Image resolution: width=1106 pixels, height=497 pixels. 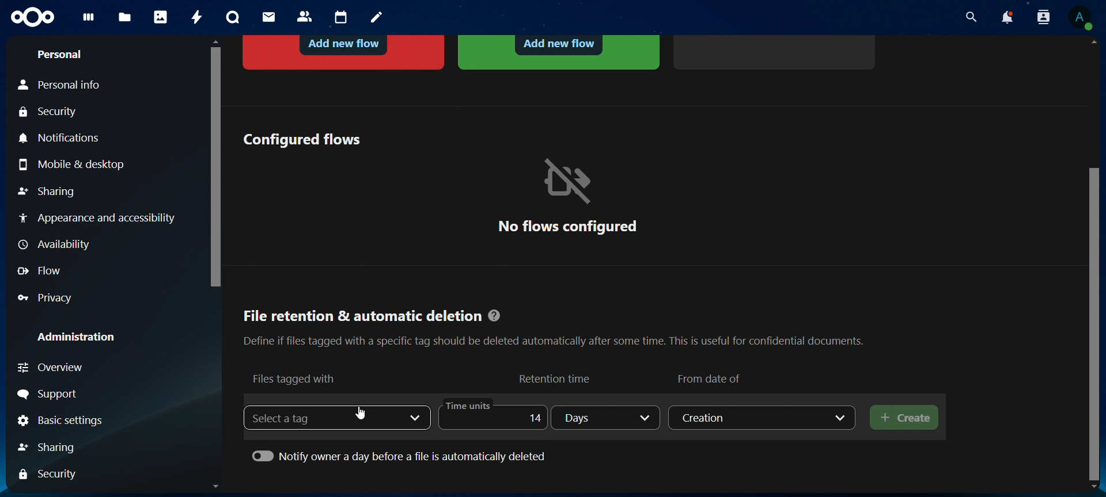 I want to click on personal info, so click(x=67, y=85).